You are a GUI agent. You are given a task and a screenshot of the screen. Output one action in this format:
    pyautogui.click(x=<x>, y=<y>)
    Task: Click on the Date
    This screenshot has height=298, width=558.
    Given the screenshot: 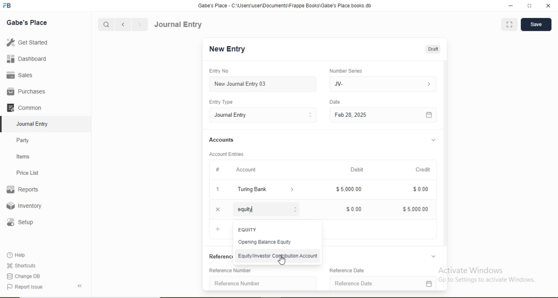 What is the action you would take?
    pyautogui.click(x=334, y=102)
    